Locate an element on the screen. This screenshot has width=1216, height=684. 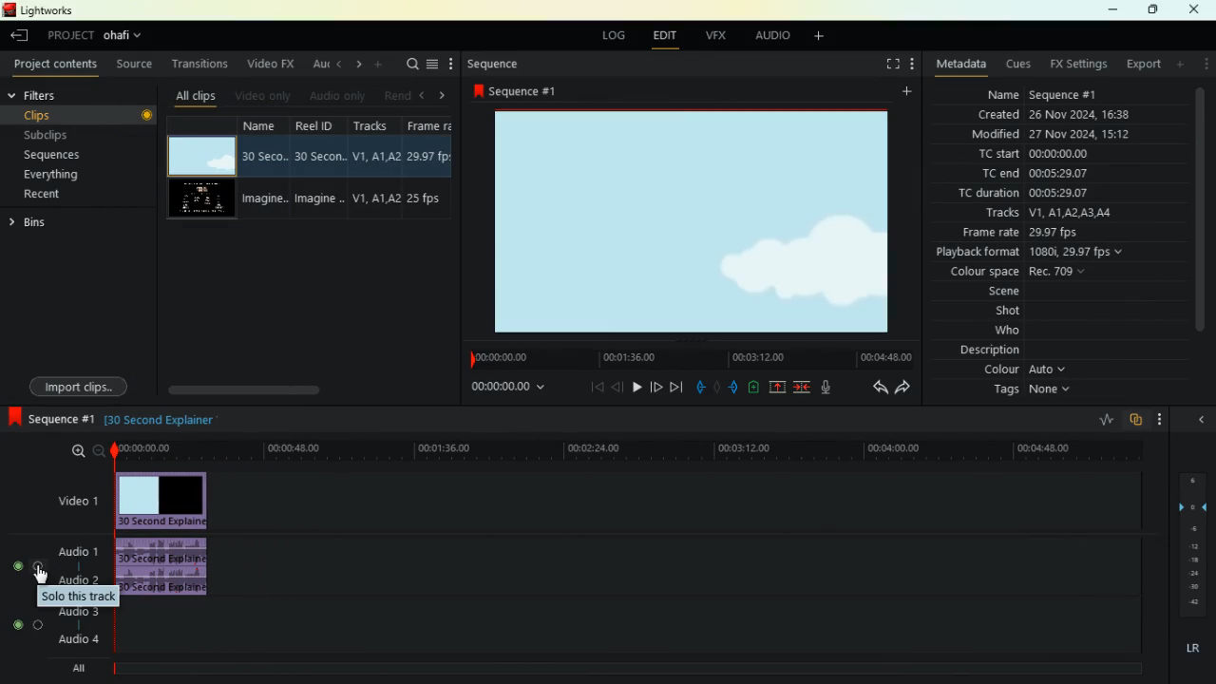
tc end is located at coordinates (1035, 173).